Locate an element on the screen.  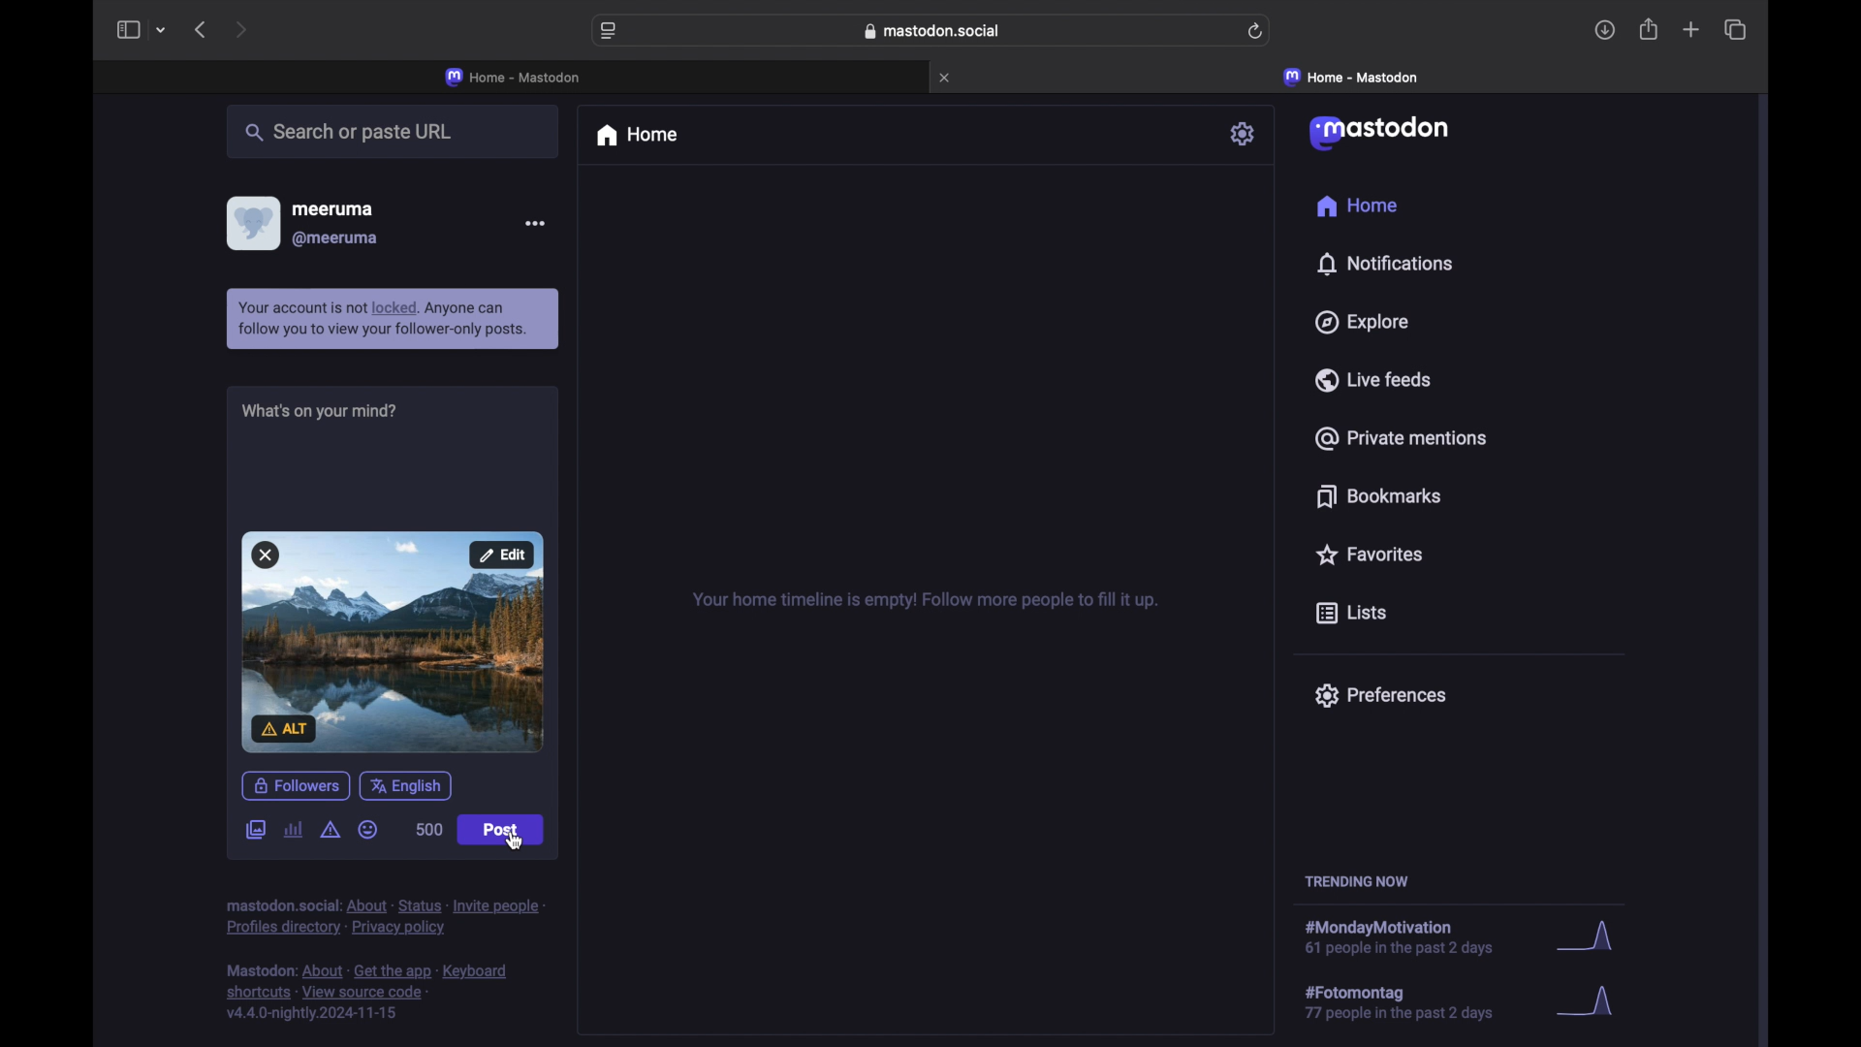
tab group picker is located at coordinates (164, 31).